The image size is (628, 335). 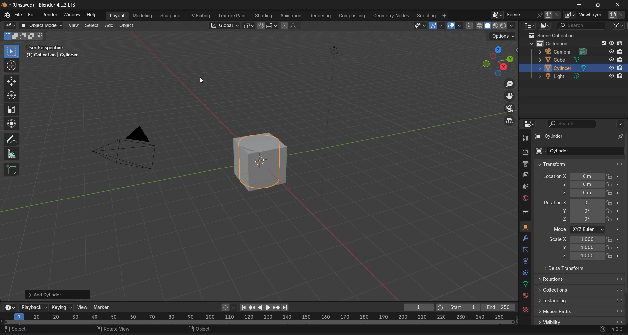 What do you see at coordinates (102, 307) in the screenshot?
I see `marker` at bounding box center [102, 307].